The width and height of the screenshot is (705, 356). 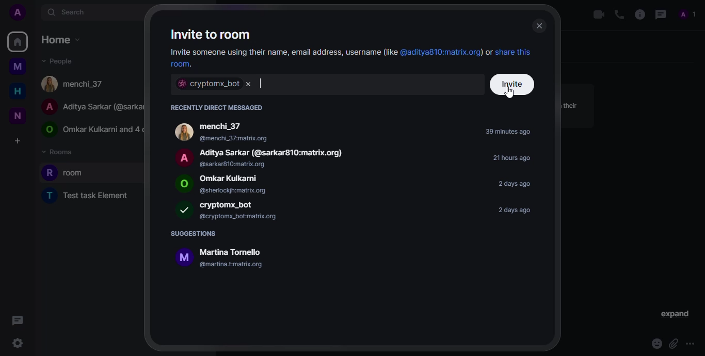 I want to click on PROFiLE, so click(x=688, y=13).